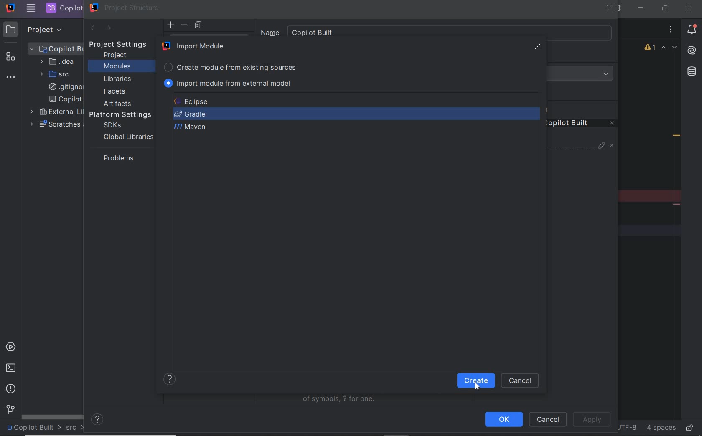  I want to click on SRC, so click(56, 74).